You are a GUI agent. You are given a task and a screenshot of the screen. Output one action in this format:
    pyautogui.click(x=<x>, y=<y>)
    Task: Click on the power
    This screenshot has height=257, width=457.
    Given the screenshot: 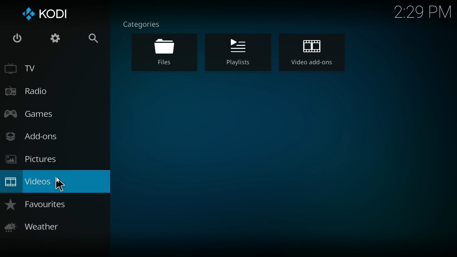 What is the action you would take?
    pyautogui.click(x=17, y=39)
    